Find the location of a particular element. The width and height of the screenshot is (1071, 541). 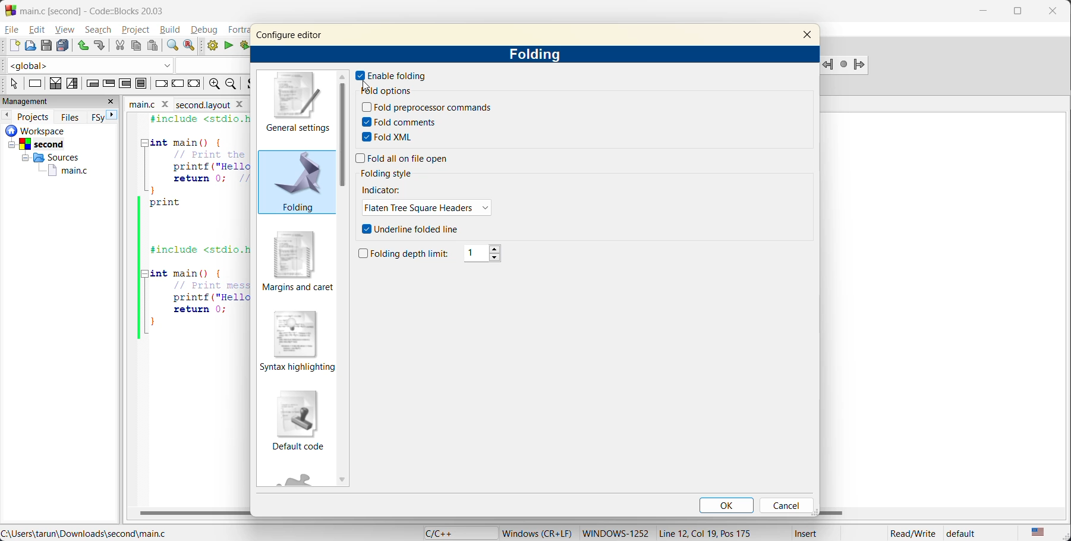

folding depth limit is located at coordinates (407, 253).